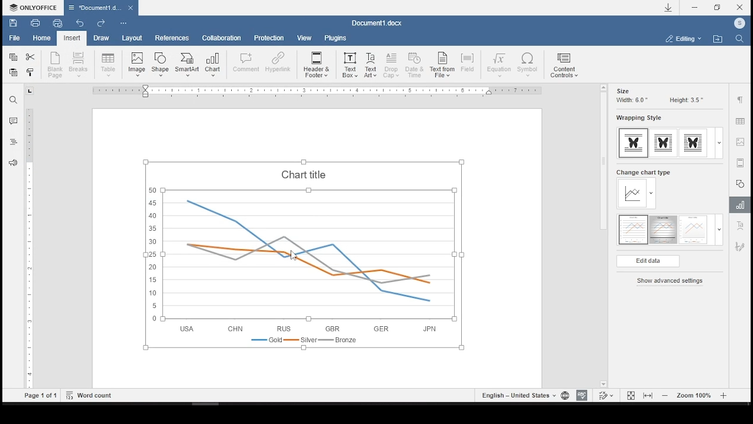  What do you see at coordinates (638, 118) in the screenshot?
I see `wrapping style` at bounding box center [638, 118].